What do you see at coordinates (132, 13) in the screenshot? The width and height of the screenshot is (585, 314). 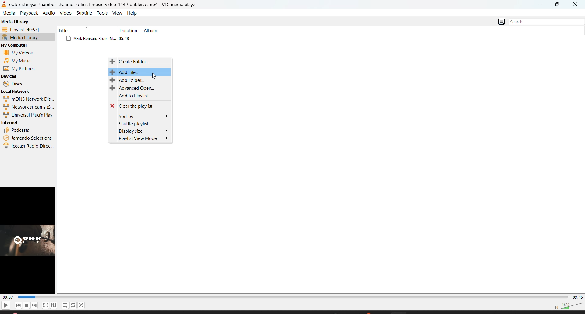 I see `help` at bounding box center [132, 13].